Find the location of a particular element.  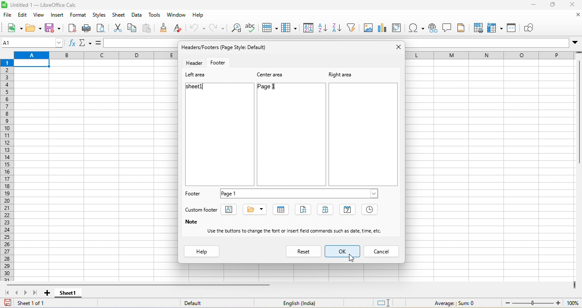

add sheet is located at coordinates (49, 293).